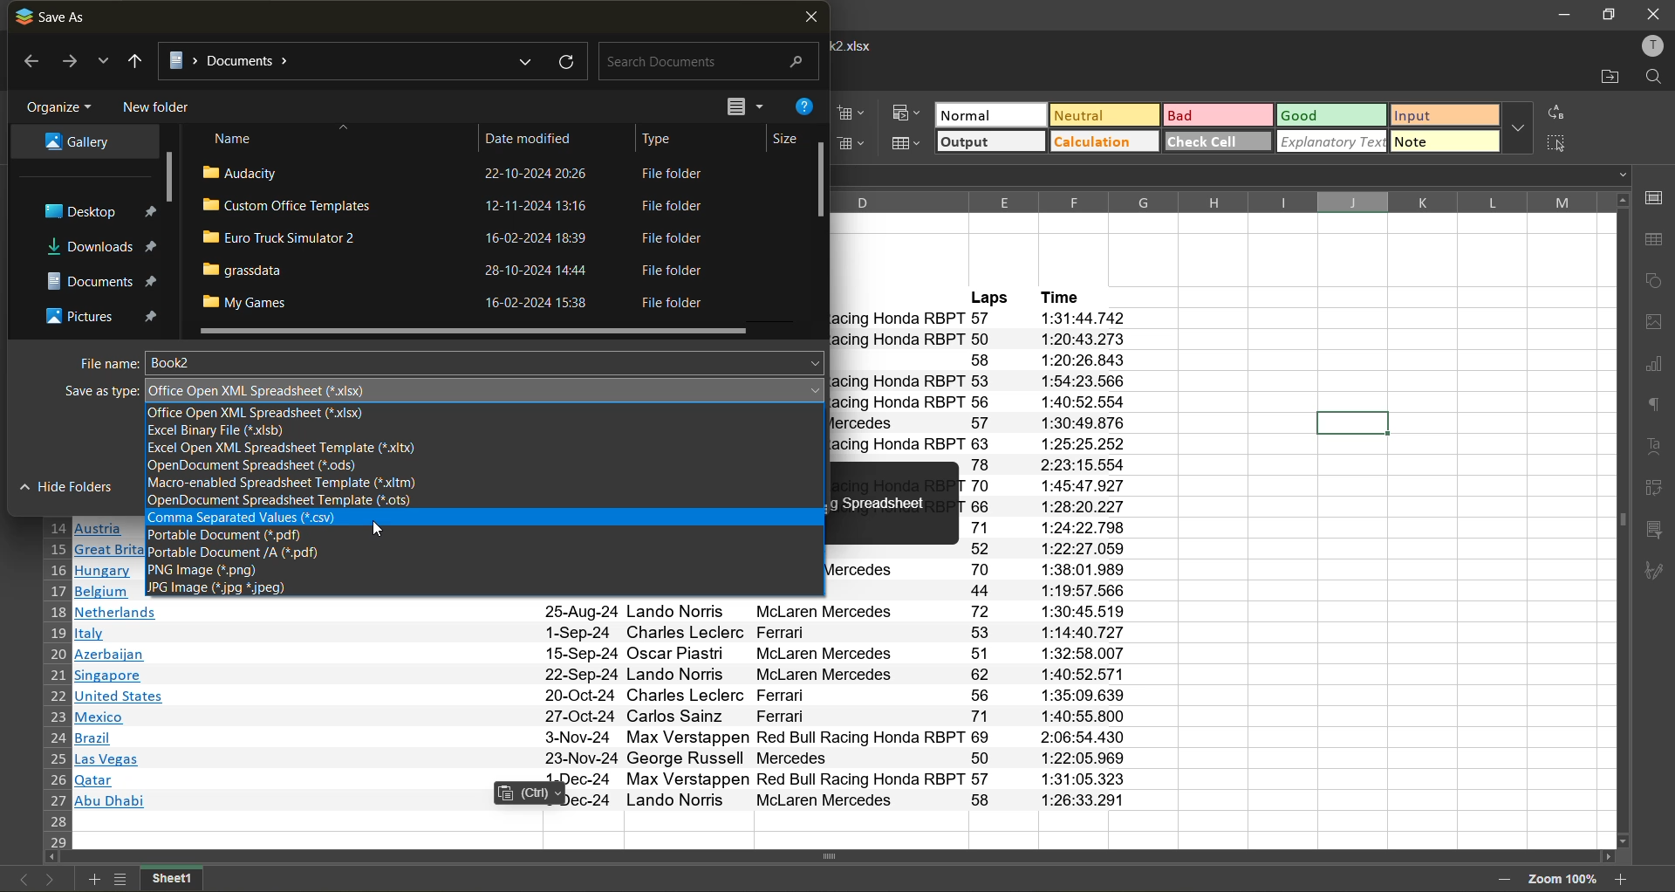 This screenshot has height=892, width=1675. Describe the element at coordinates (457, 208) in the screenshot. I see `file` at that location.